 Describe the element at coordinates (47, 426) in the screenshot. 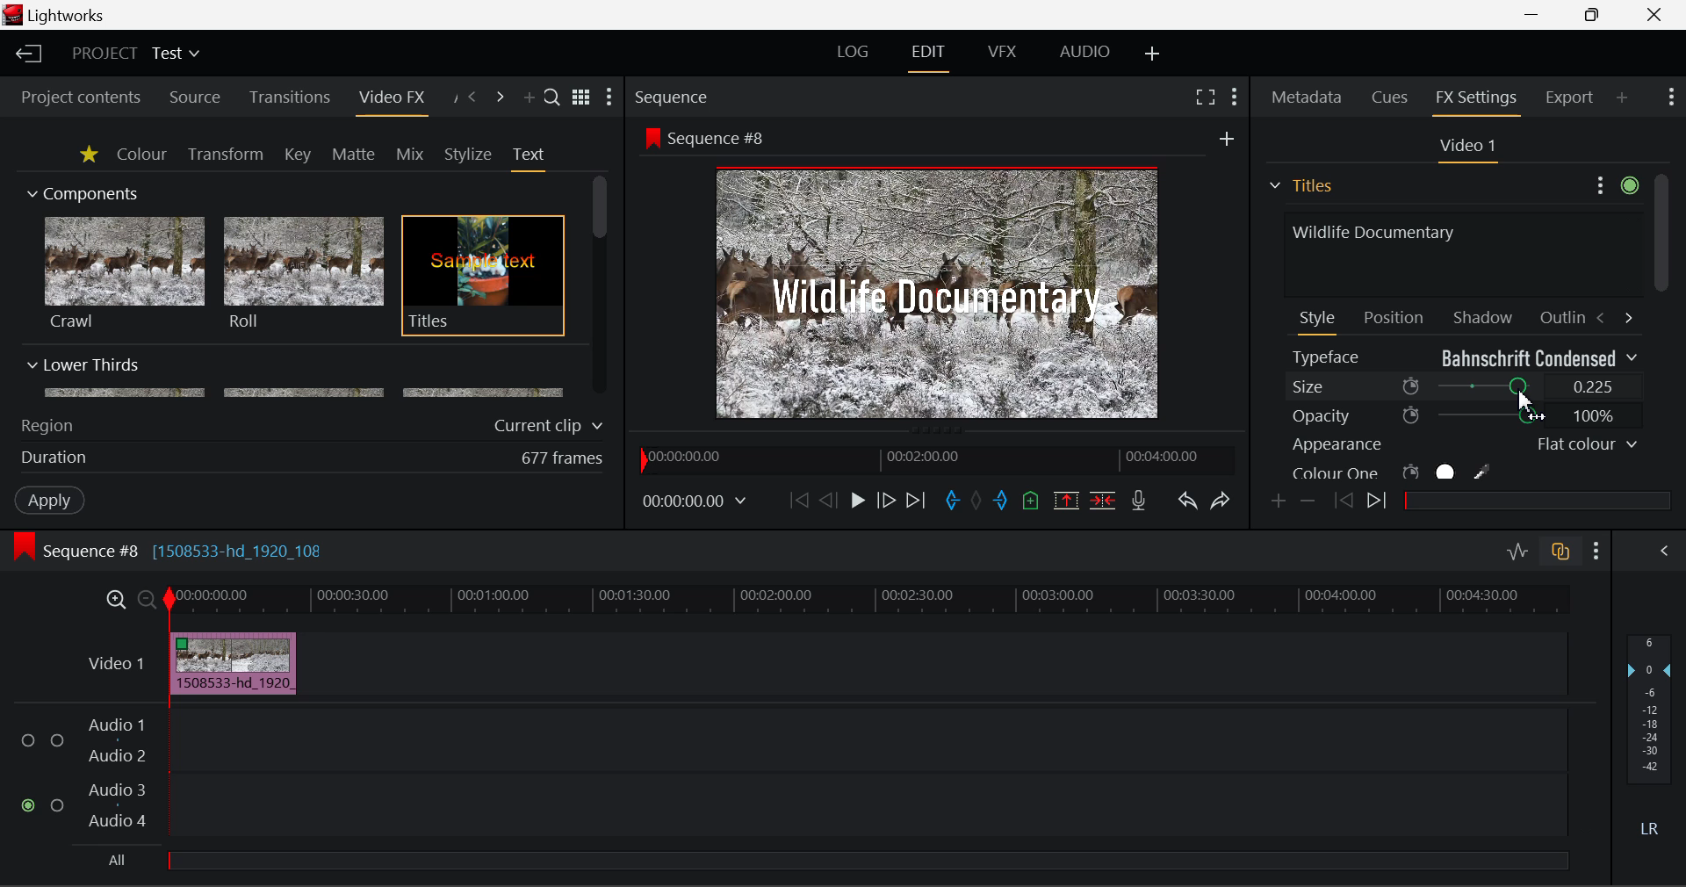

I see `Region` at that location.